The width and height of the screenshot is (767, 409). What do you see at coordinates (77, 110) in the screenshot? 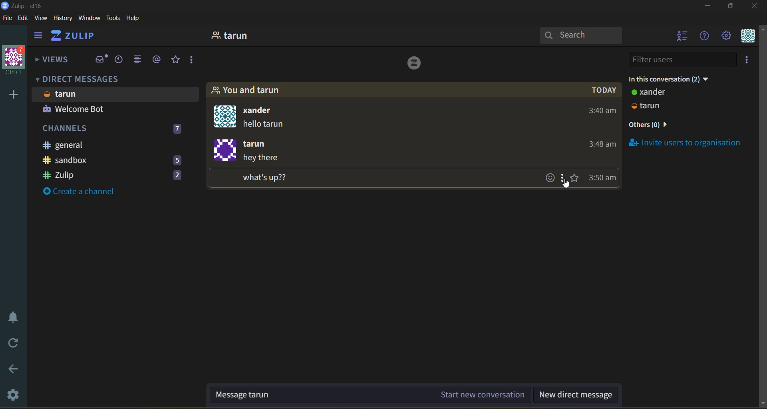
I see `user 2` at bounding box center [77, 110].